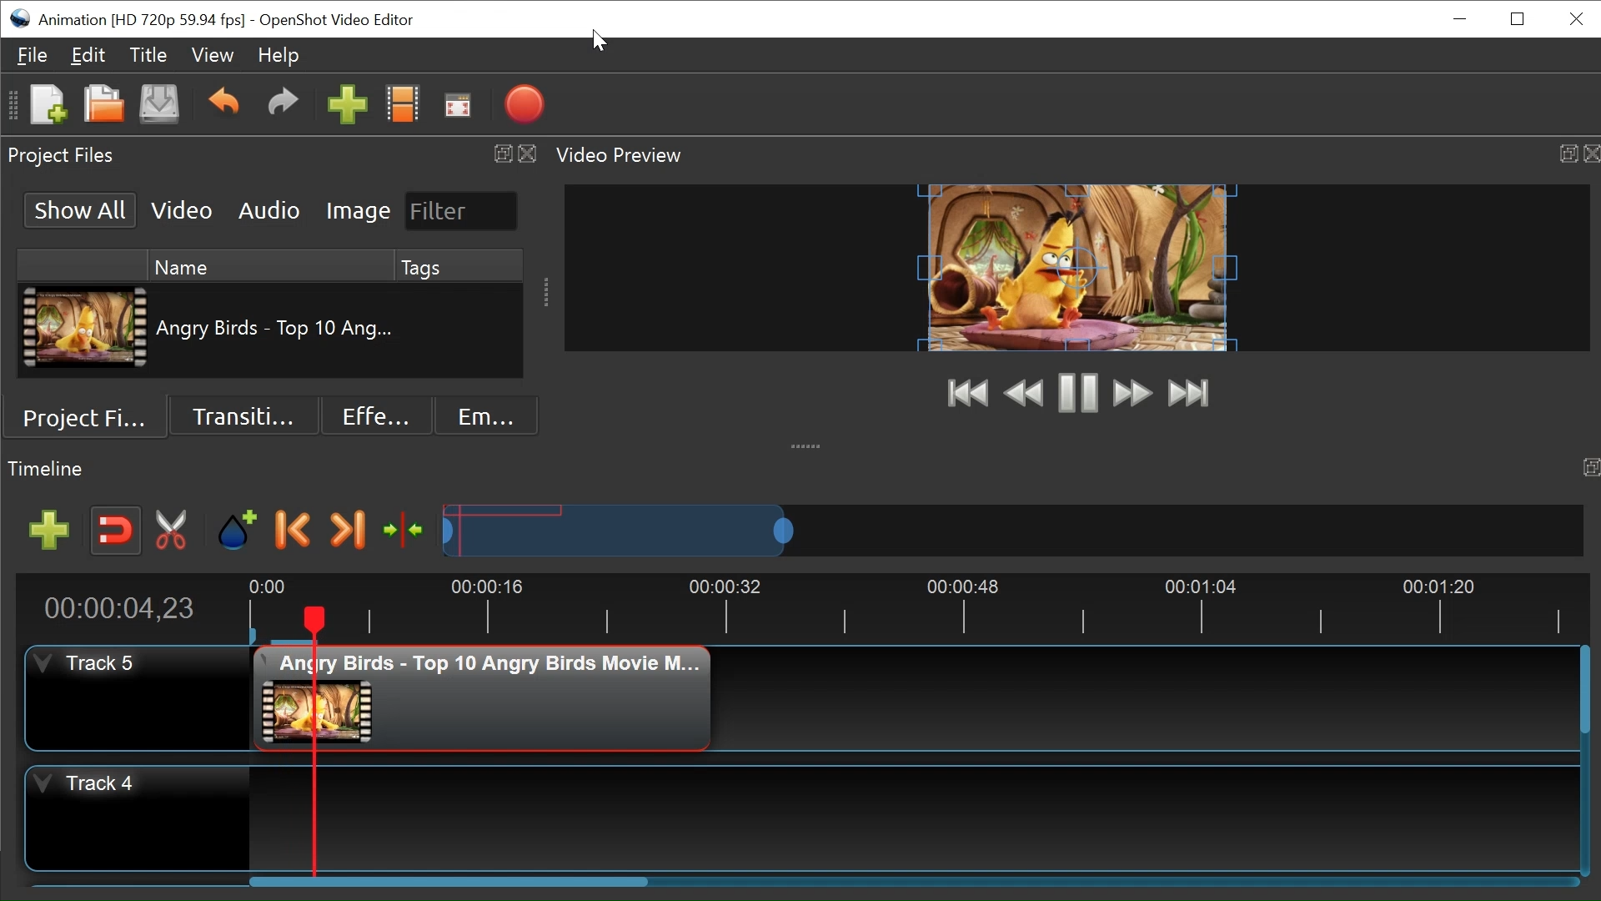  I want to click on Jump to Last, so click(1188, 394).